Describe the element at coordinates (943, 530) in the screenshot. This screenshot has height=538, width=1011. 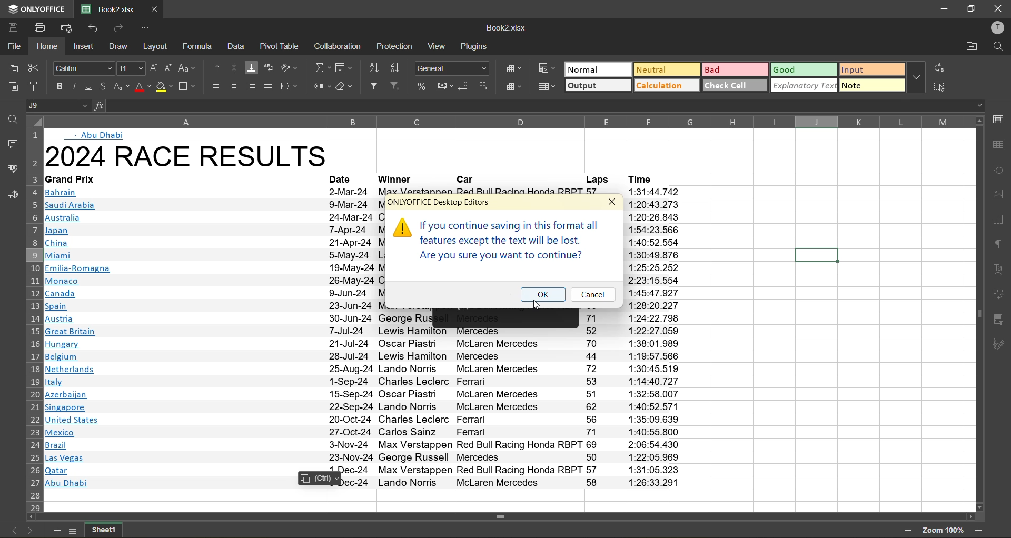
I see `zoom factor` at that location.